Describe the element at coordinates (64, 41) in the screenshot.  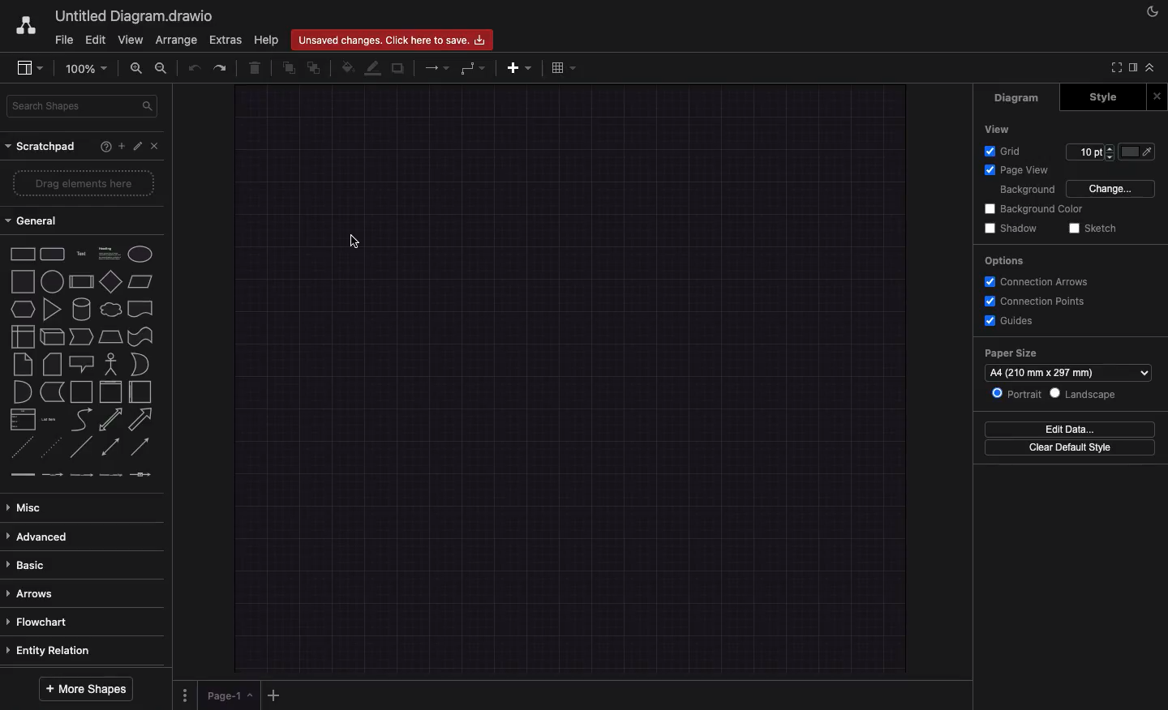
I see `File` at that location.